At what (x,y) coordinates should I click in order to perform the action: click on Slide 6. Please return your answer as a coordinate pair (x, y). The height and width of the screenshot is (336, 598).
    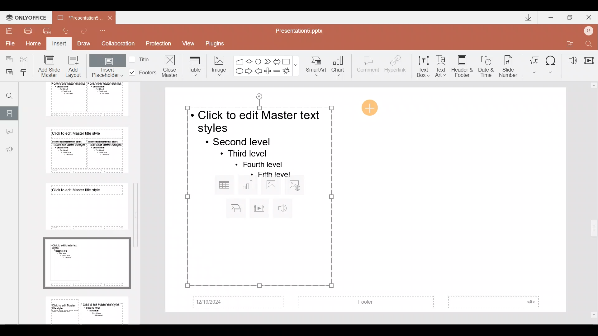
    Looking at the image, I should click on (85, 150).